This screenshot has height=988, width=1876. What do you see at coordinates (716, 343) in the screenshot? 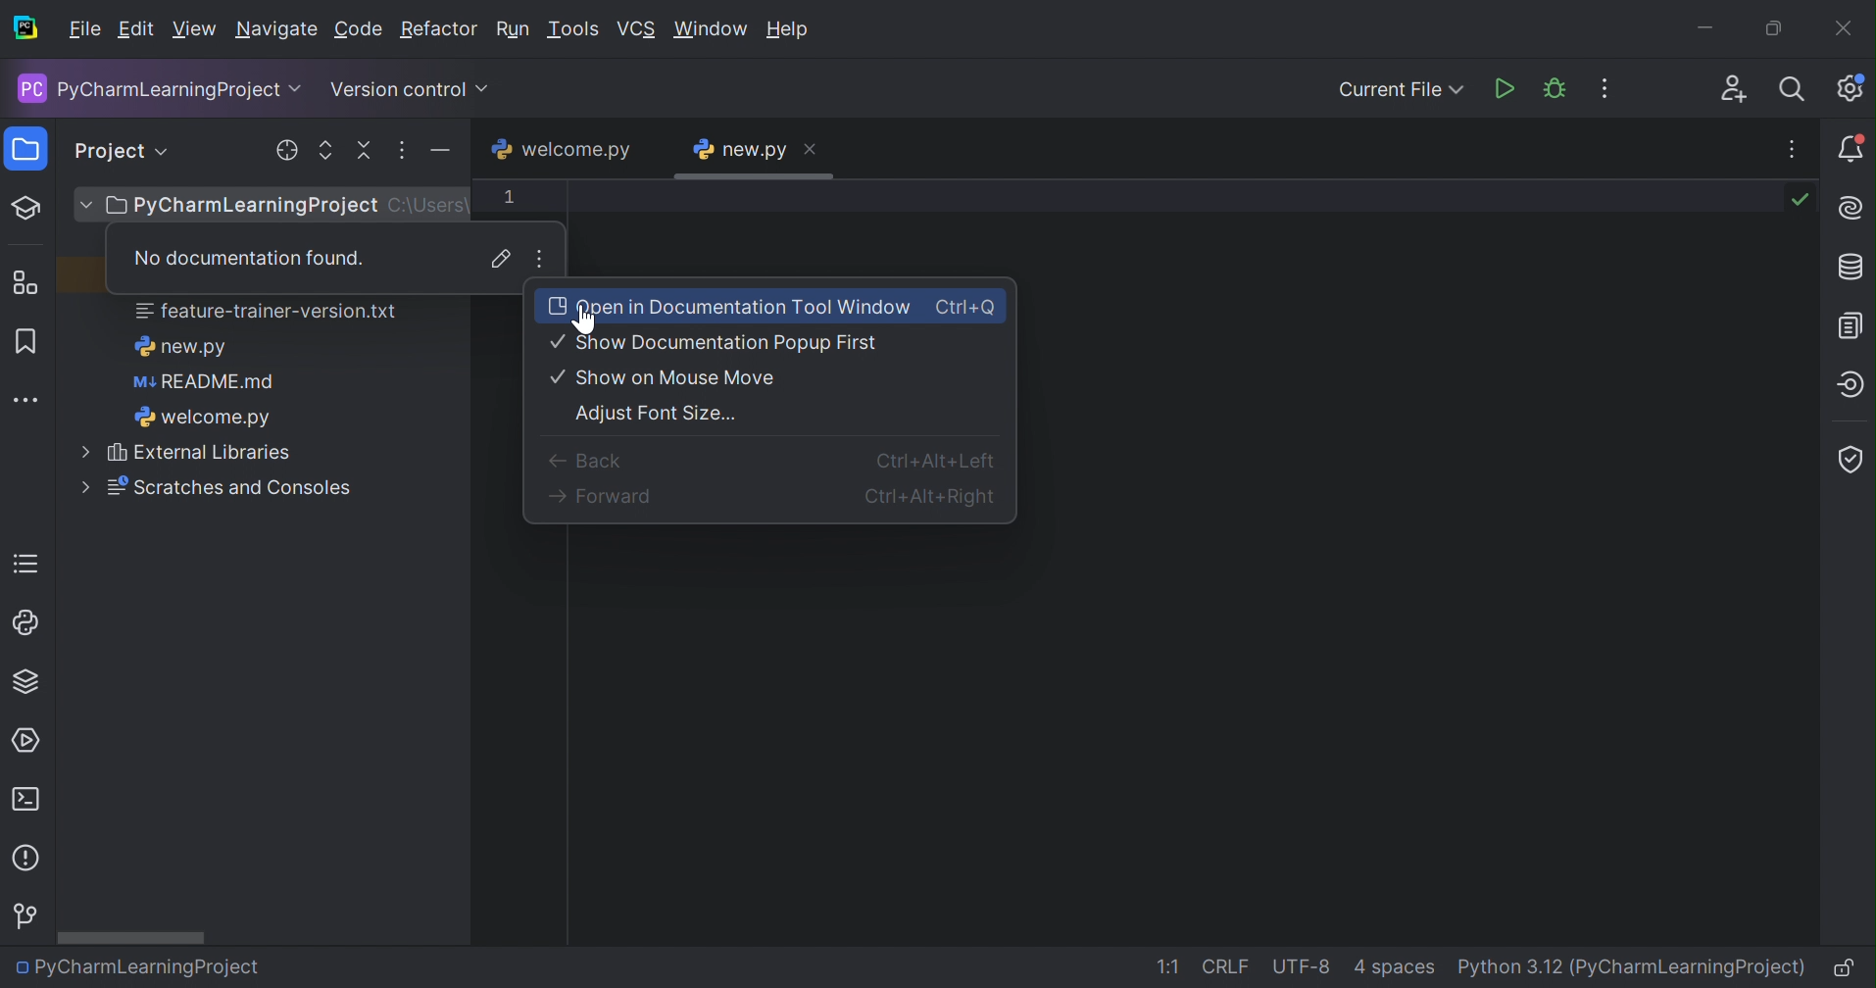
I see `Show Documentation Popup First` at bounding box center [716, 343].